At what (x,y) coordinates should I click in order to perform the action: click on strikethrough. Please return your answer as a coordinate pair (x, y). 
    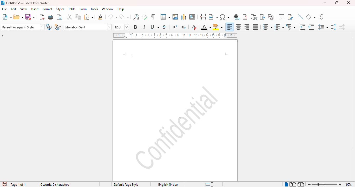
    Looking at the image, I should click on (164, 27).